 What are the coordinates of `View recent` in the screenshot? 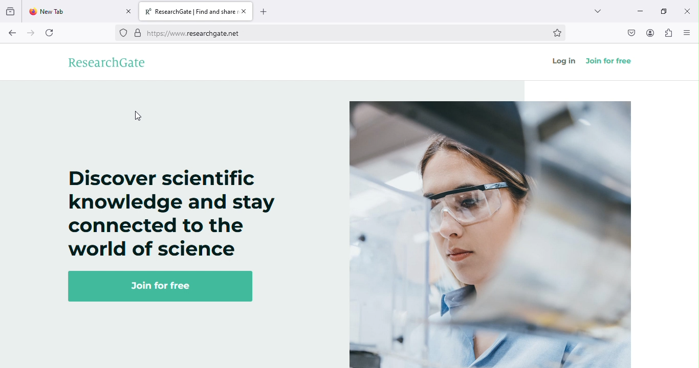 It's located at (11, 12).